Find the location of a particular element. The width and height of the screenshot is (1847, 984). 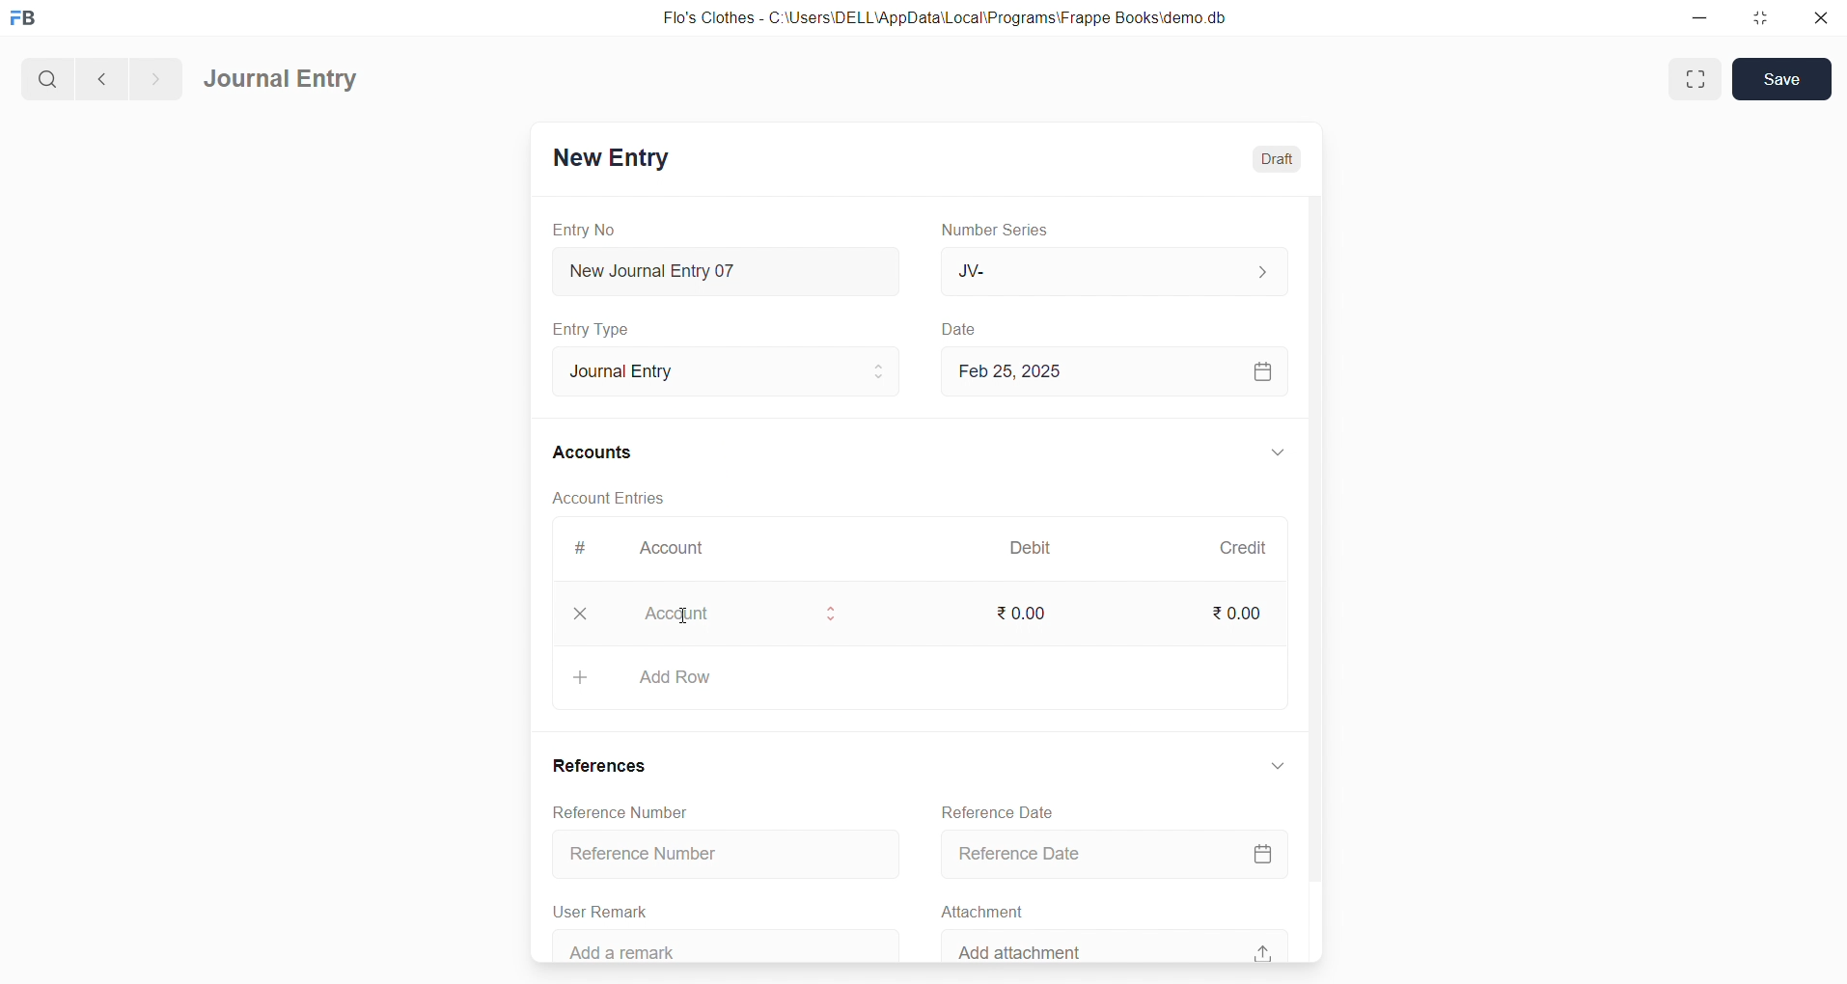

Reference Number is located at coordinates (630, 813).